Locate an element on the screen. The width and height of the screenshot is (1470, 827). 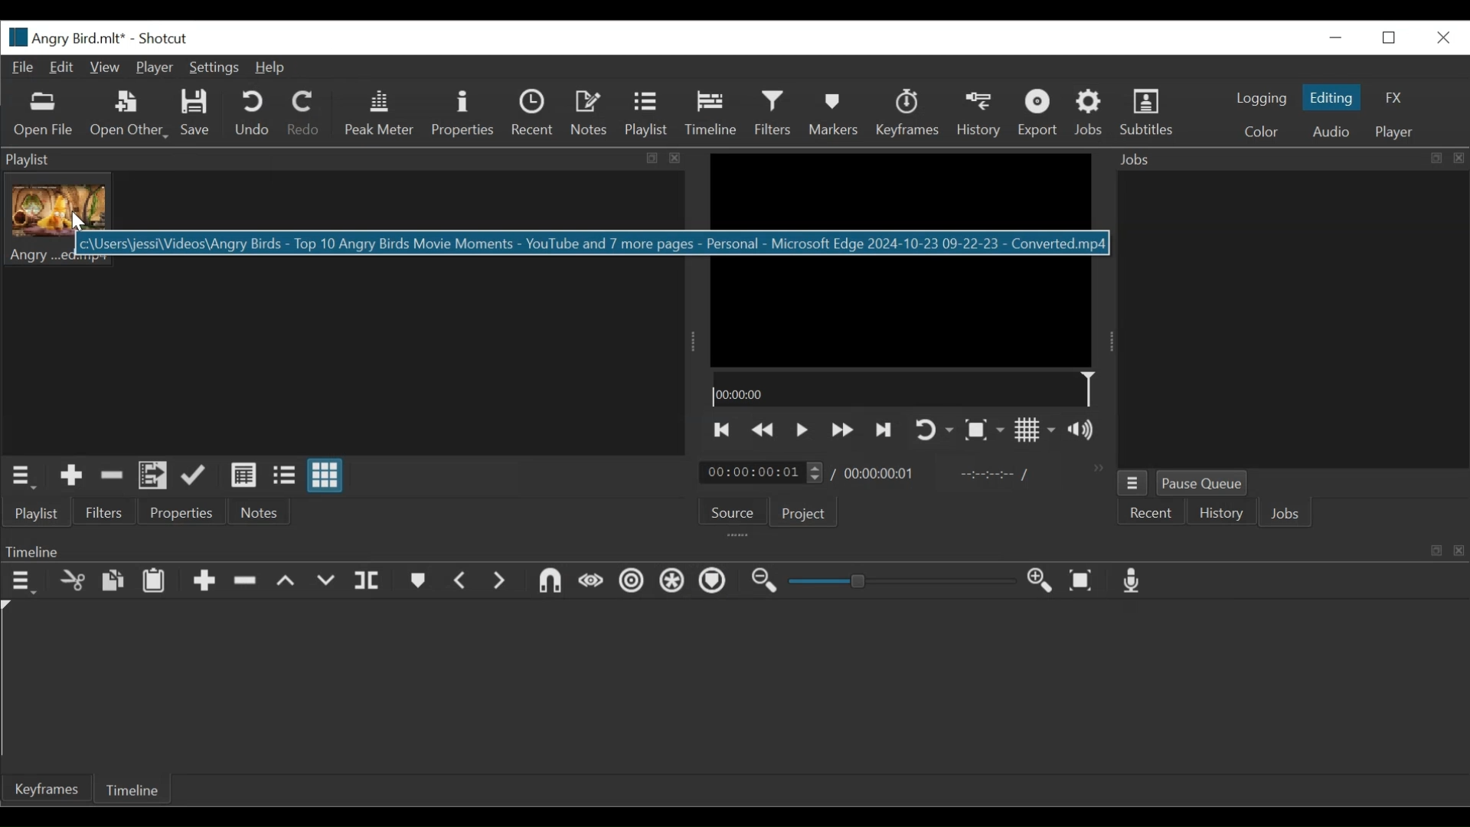
player is located at coordinates (1394, 132).